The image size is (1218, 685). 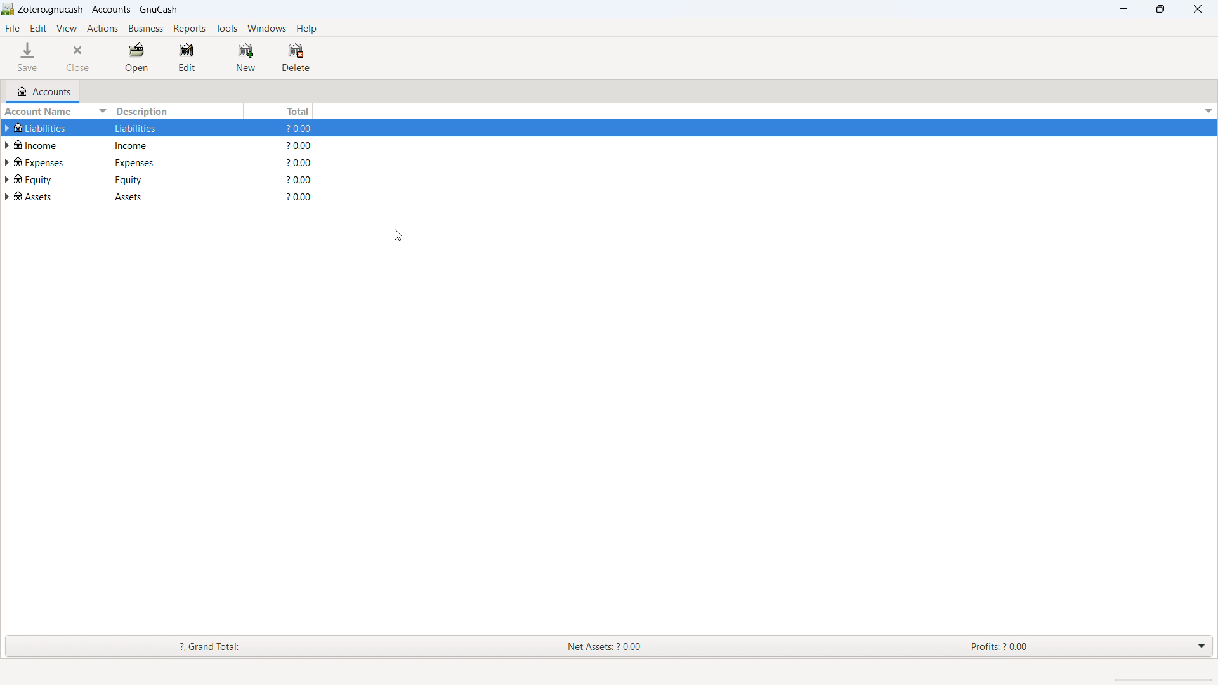 What do you see at coordinates (147, 29) in the screenshot?
I see `business` at bounding box center [147, 29].